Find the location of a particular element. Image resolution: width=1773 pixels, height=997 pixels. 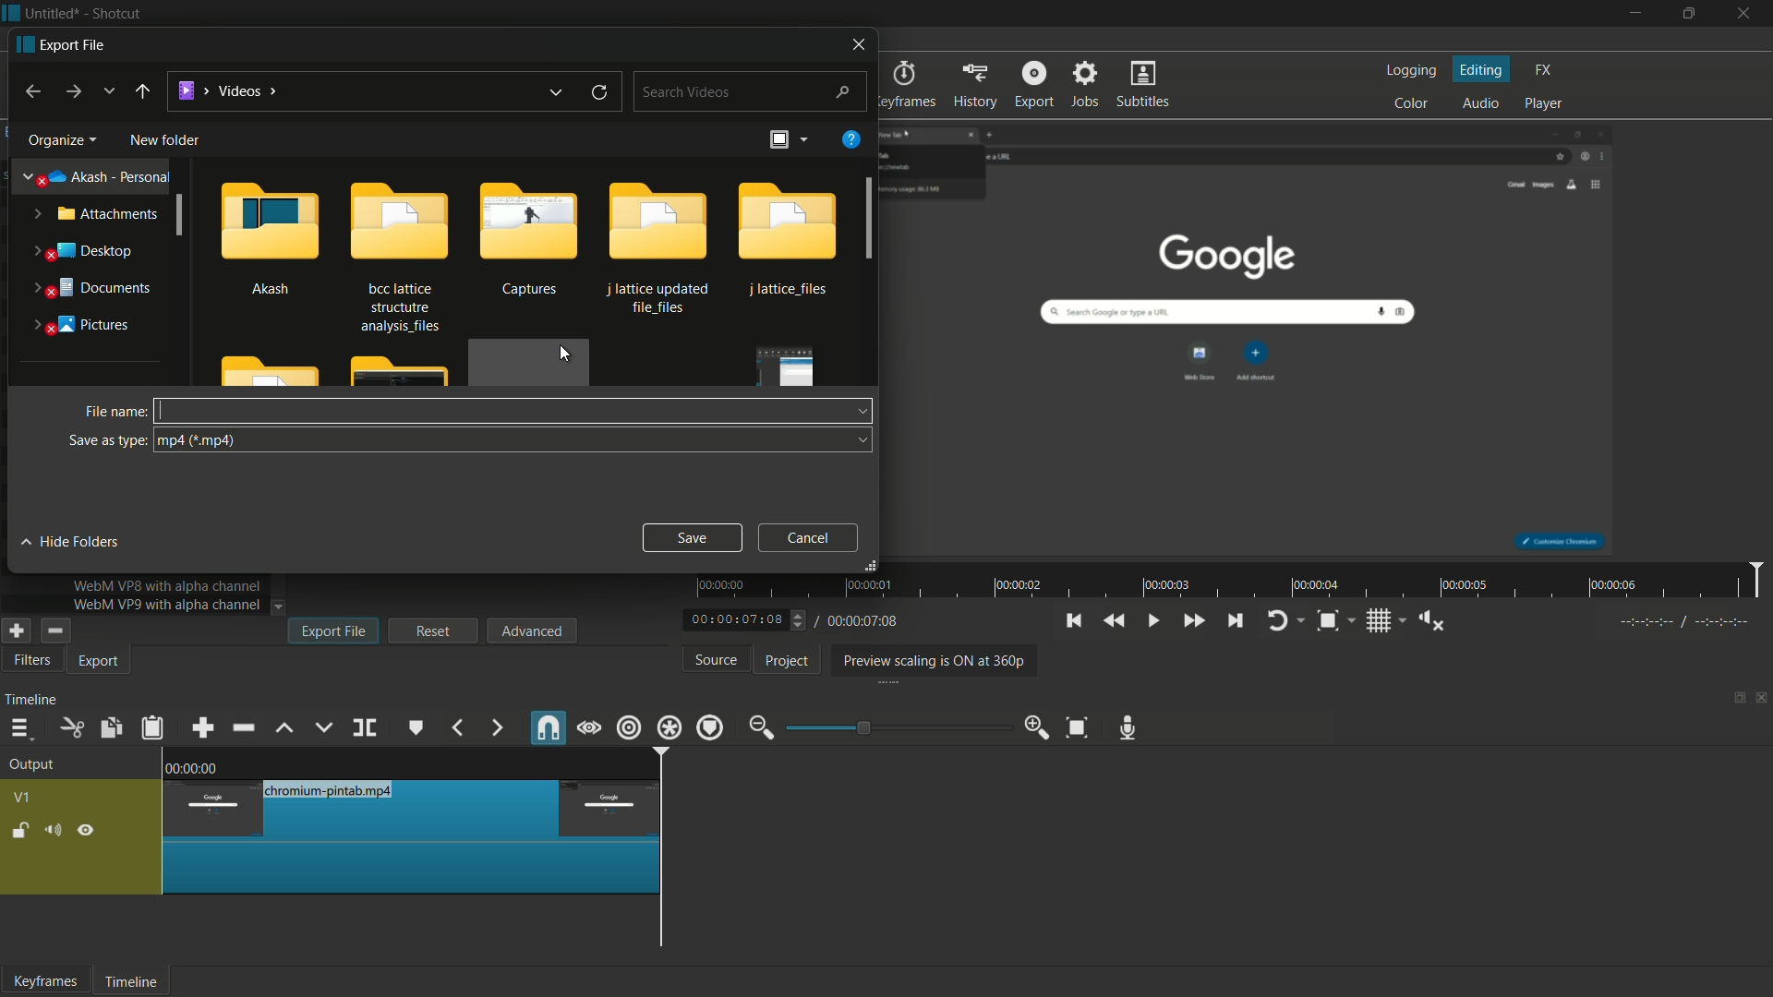

close timeline is located at coordinates (1762, 700).